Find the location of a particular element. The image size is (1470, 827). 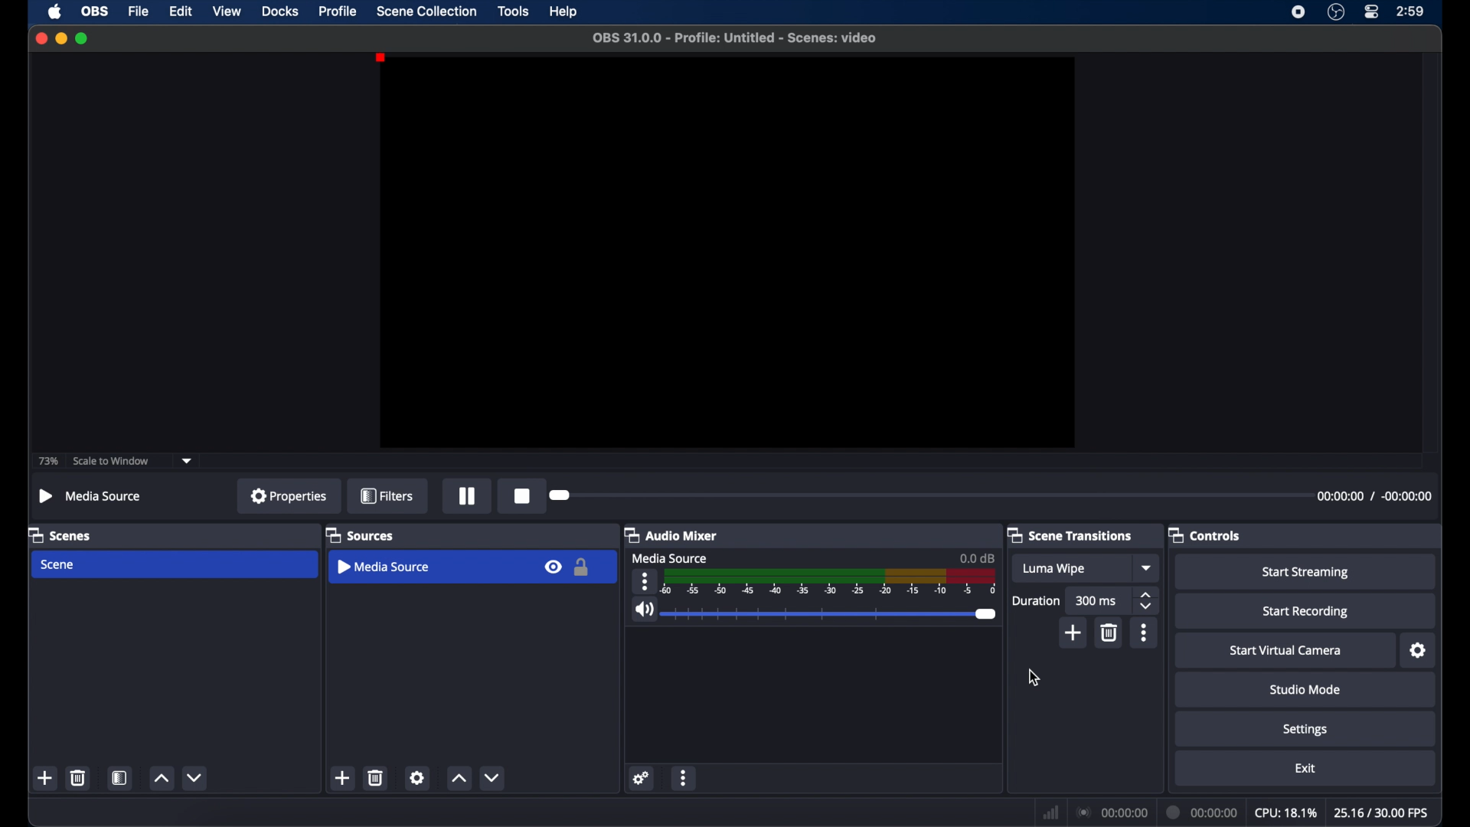

apple icon is located at coordinates (55, 11).